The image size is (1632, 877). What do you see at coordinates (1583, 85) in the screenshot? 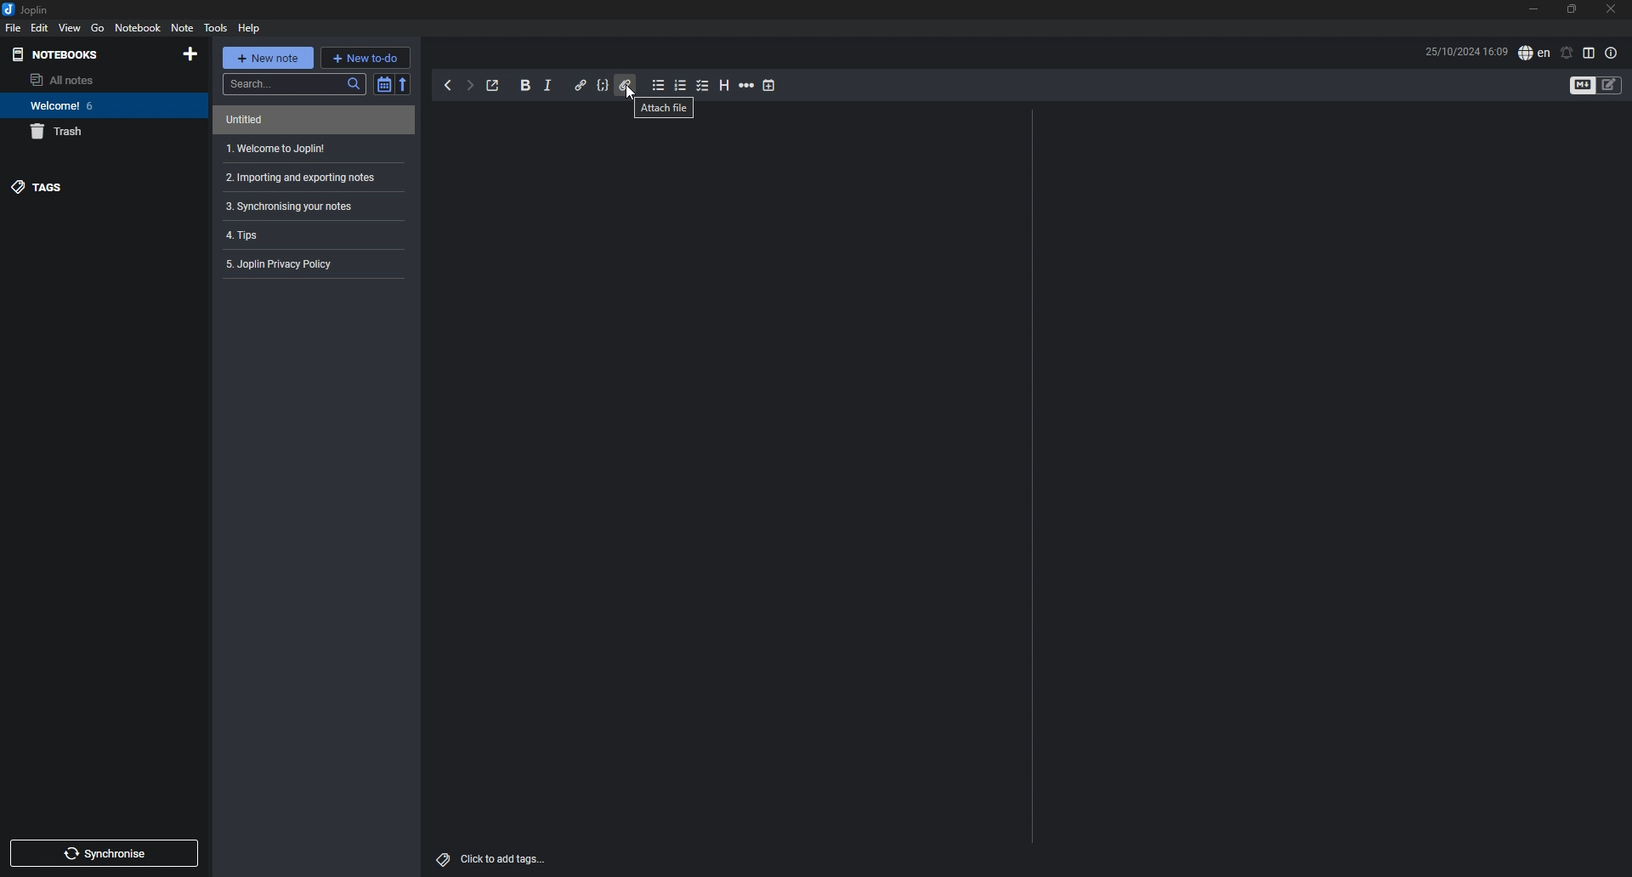
I see `toggle editors` at bounding box center [1583, 85].